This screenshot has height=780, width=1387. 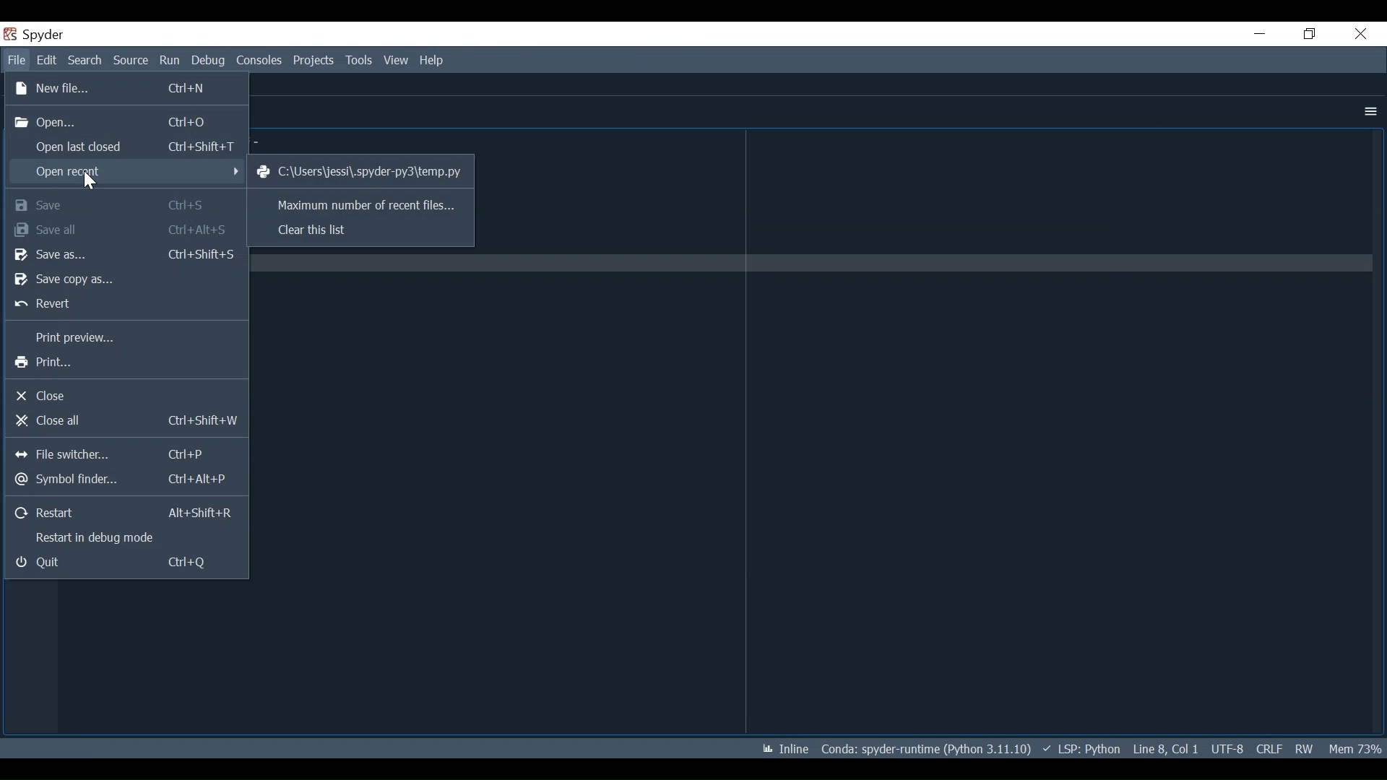 I want to click on File switcher, so click(x=126, y=456).